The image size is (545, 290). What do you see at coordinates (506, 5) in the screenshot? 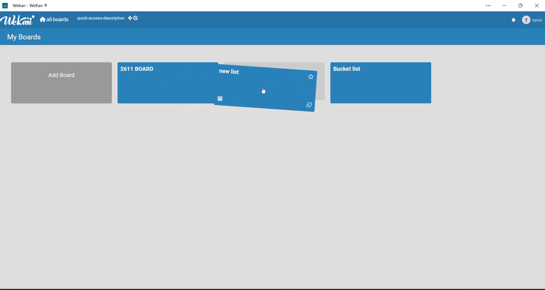
I see `minimize` at bounding box center [506, 5].